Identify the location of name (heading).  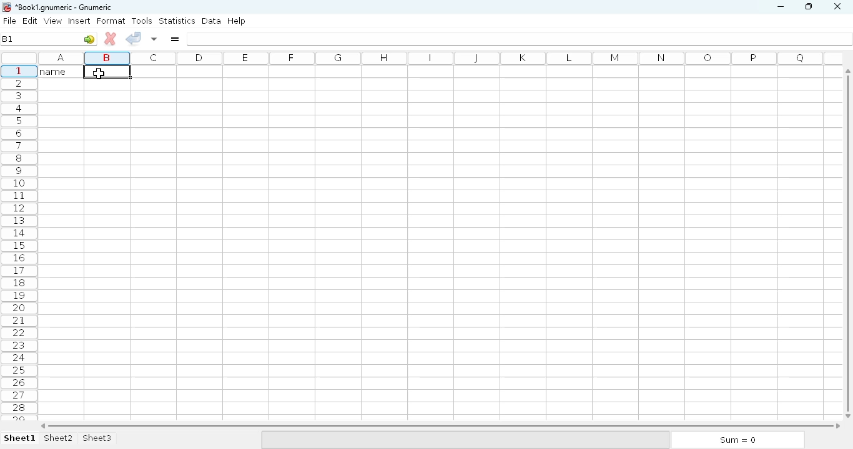
(57, 71).